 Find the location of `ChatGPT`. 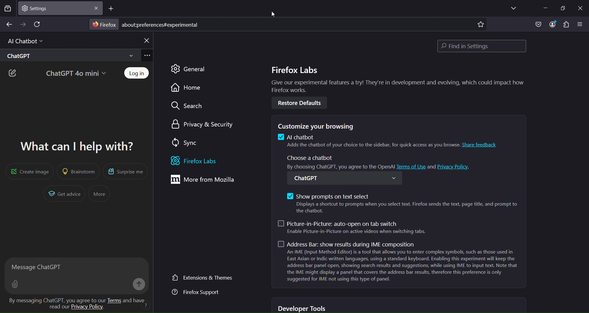

ChatGPT is located at coordinates (68, 55).